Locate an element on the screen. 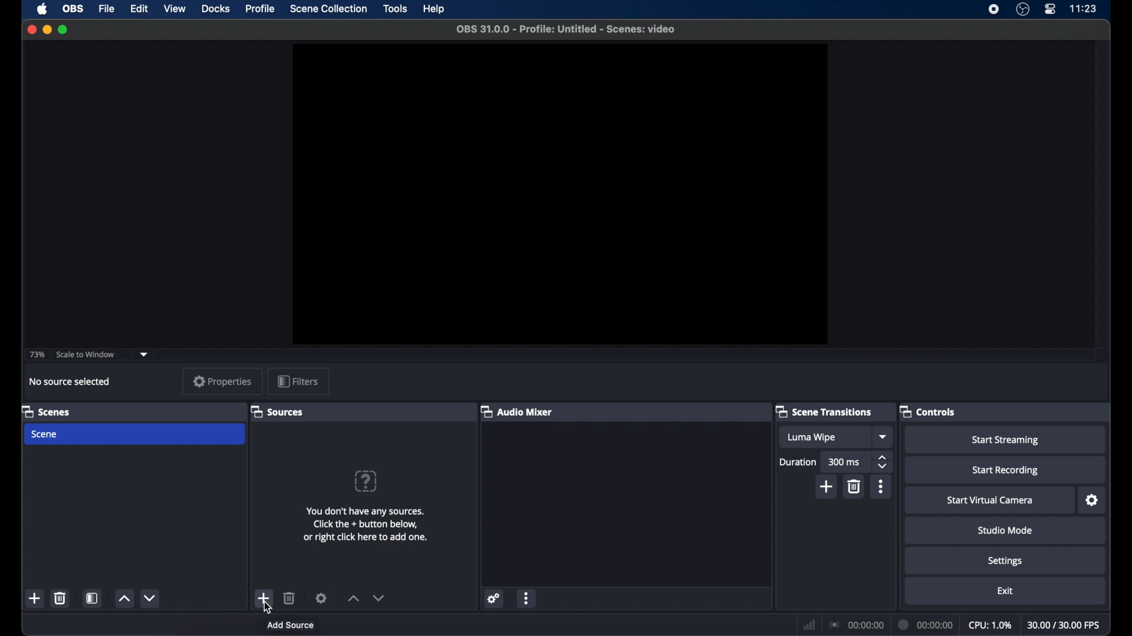 Image resolution: width=1132 pixels, height=636 pixels. start streaming is located at coordinates (1007, 440).